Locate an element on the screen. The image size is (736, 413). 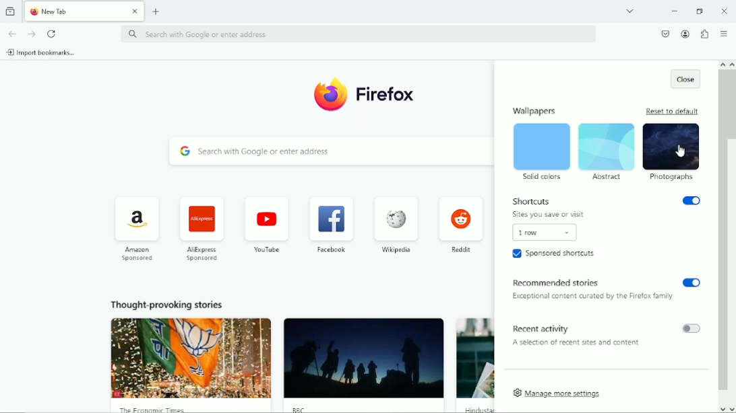
close is located at coordinates (135, 11).